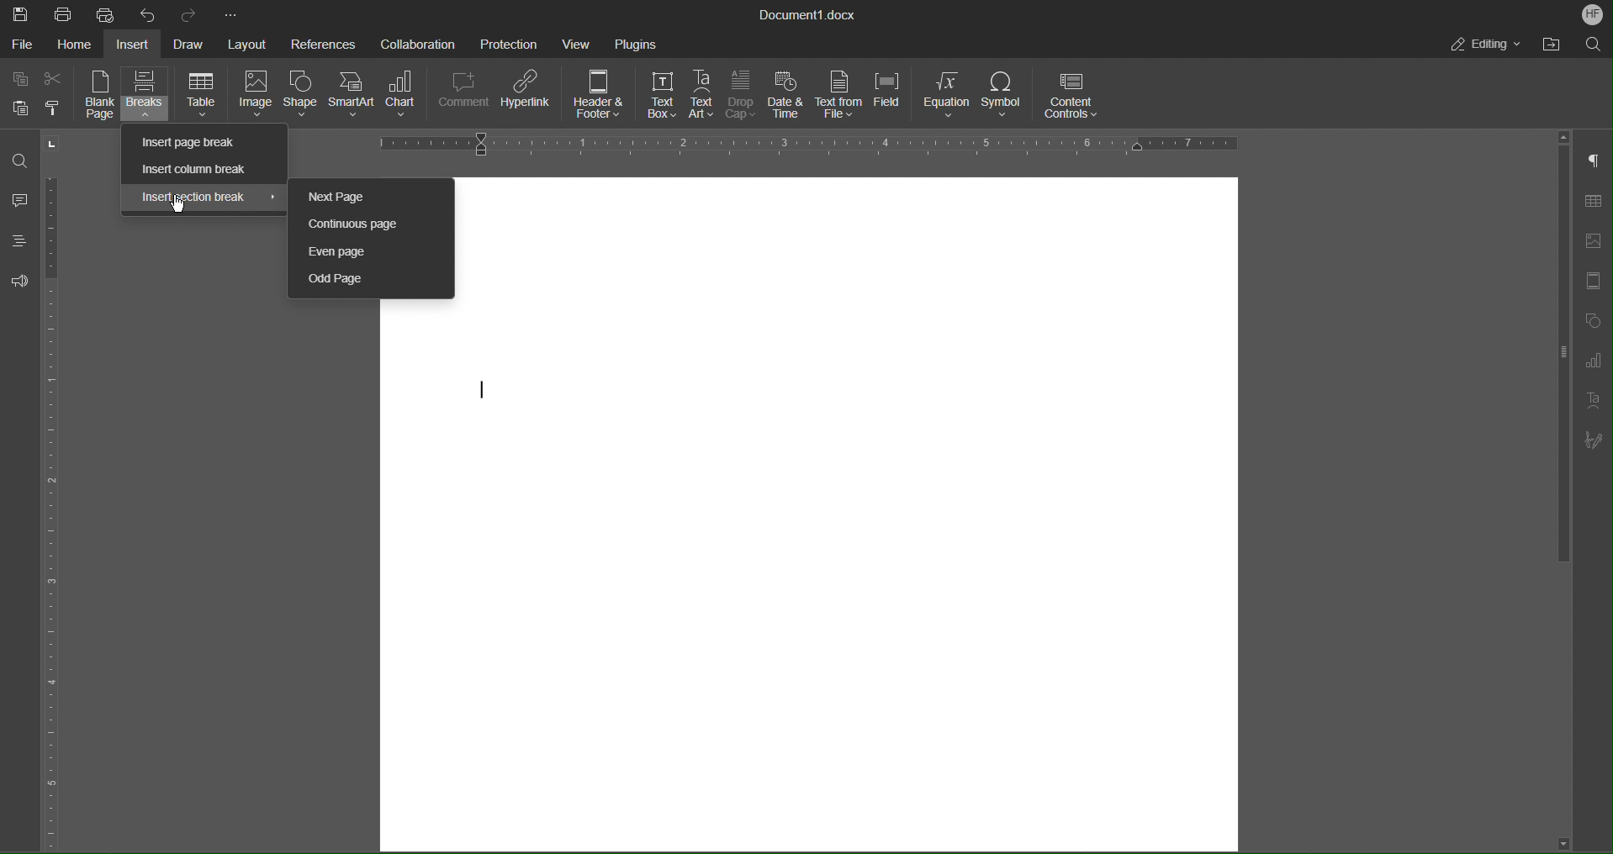 This screenshot has width=1613, height=854. Describe the element at coordinates (302, 96) in the screenshot. I see `Shape` at that location.